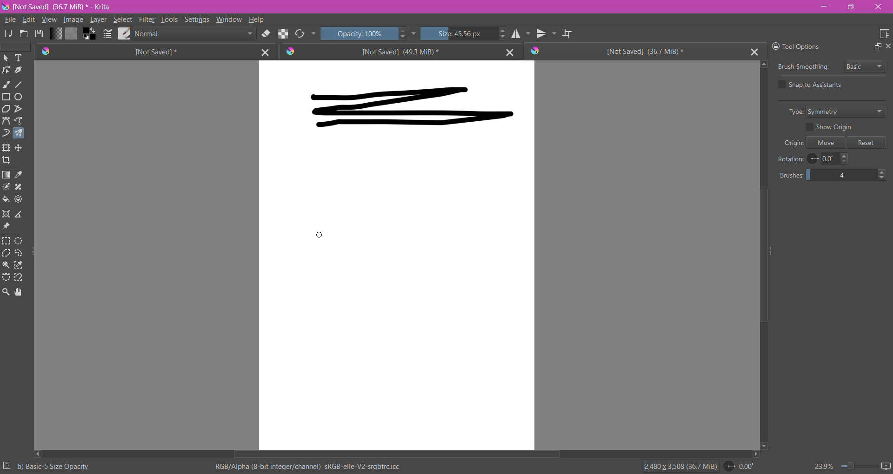  Describe the element at coordinates (385, 52) in the screenshot. I see `Unsaved Document Tab2` at that location.